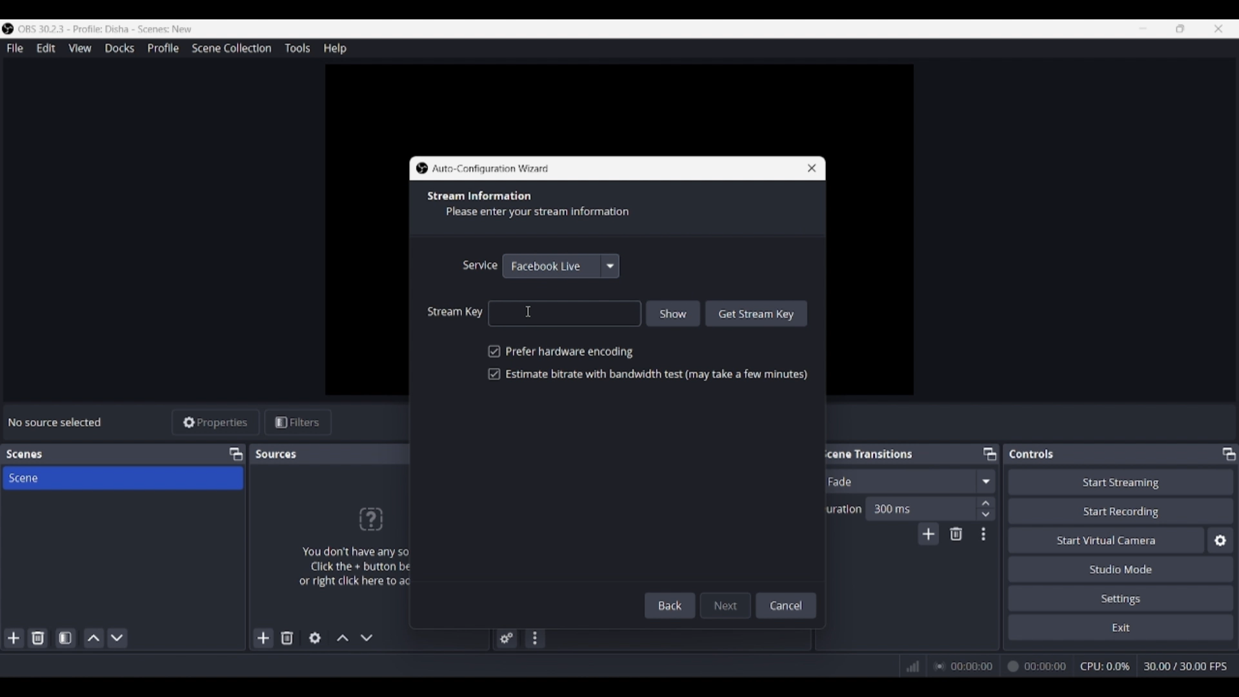 This screenshot has height=697, width=1239. Describe the element at coordinates (987, 508) in the screenshot. I see `Increase/Decrease duration` at that location.